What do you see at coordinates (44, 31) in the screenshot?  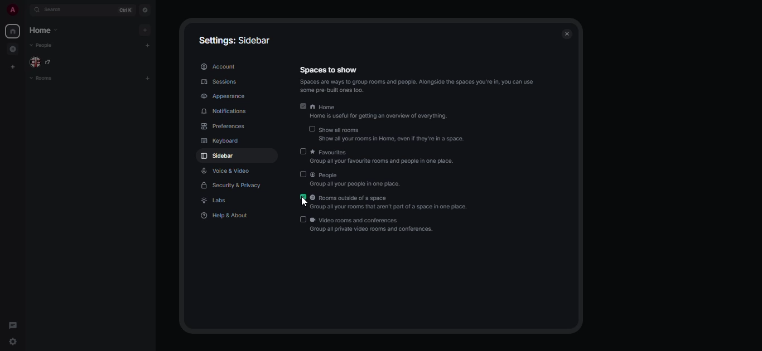 I see `home` at bounding box center [44, 31].